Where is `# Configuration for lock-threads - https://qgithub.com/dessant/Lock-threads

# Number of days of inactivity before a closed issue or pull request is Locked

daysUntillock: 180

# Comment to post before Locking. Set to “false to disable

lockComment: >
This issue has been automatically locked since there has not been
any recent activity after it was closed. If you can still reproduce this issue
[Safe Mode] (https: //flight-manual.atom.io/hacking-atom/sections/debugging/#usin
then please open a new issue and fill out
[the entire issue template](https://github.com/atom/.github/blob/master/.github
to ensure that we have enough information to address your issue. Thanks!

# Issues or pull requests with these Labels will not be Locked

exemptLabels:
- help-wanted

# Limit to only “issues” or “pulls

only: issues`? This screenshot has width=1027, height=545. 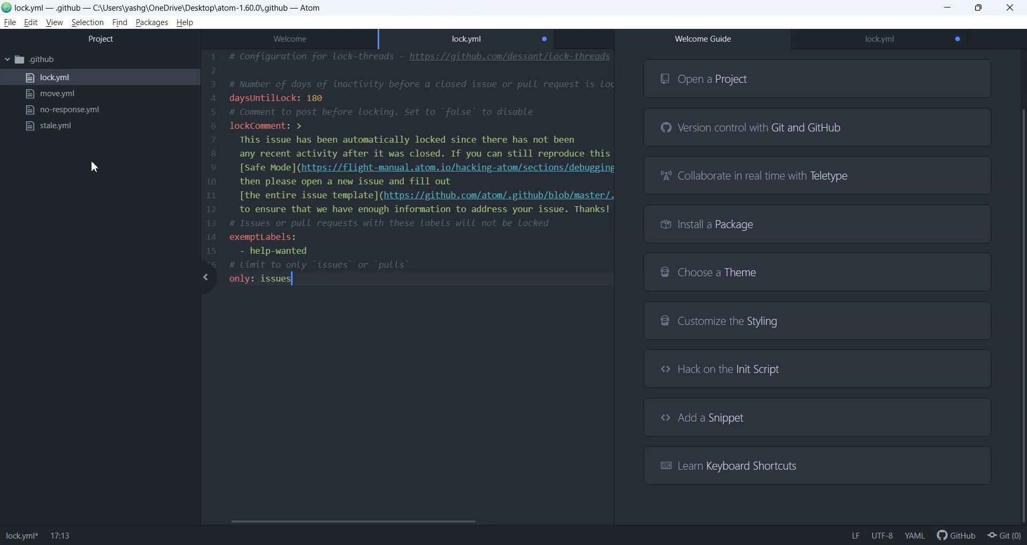
# Configuration for lock-threads - https://qgithub.com/dessant/Lock-threads

# Number of days of inactivity before a closed issue or pull request is Locked

daysUntillock: 180

# Comment to post before Locking. Set to “false to disable

lockComment: >
This issue has been automatically locked since there has not been
any recent activity after it was closed. If you can still reproduce this issue
[Safe Mode] (https: //flight-manual.atom.io/hacking-atom/sections/debugging/#usin
then please open a new issue and fill out
[the entire issue template](https://github.com/atom/.github/blob/master/.github
to ensure that we have enough information to address your issue. Thanks!

# Issues or pull requests with these Labels will not be Locked

exemptLabels:
- help-wanted

# Limit to only “issues” or “pulls

only: issues is located at coordinates (420, 168).